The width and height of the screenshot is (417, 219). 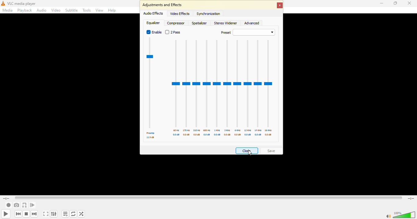 I want to click on save, so click(x=274, y=151).